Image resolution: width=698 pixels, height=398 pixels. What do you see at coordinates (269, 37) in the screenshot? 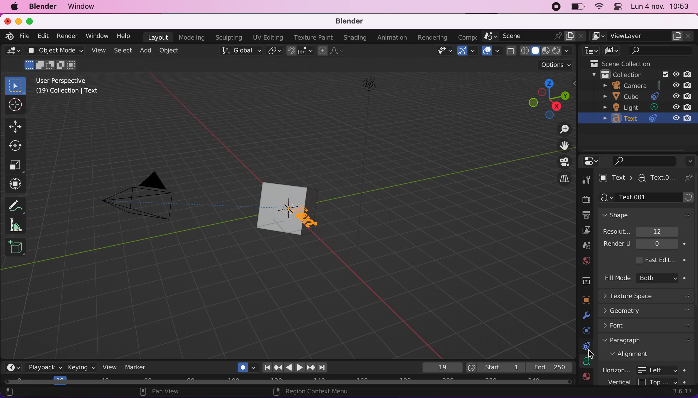
I see `uv editing` at bounding box center [269, 37].